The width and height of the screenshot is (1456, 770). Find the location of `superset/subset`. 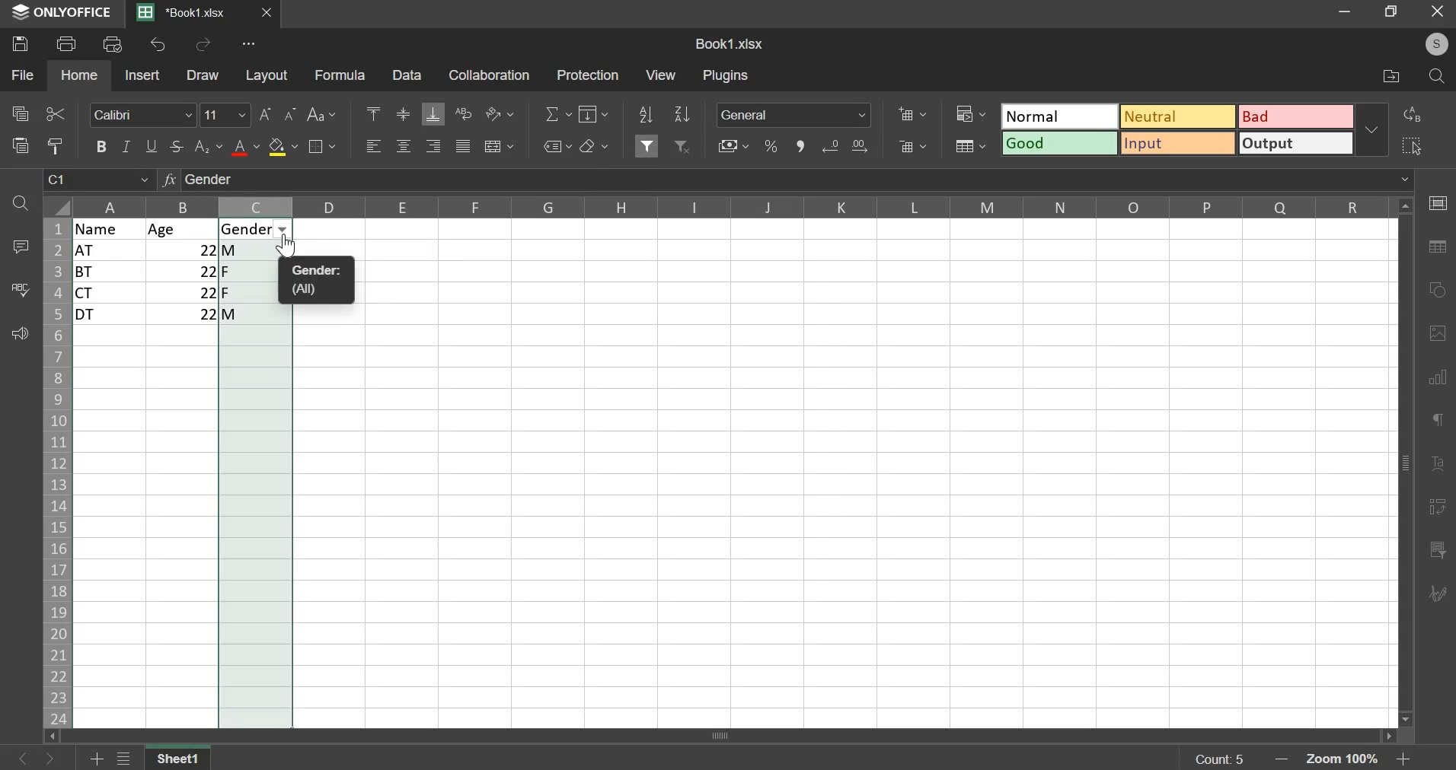

superset/subset is located at coordinates (209, 146).